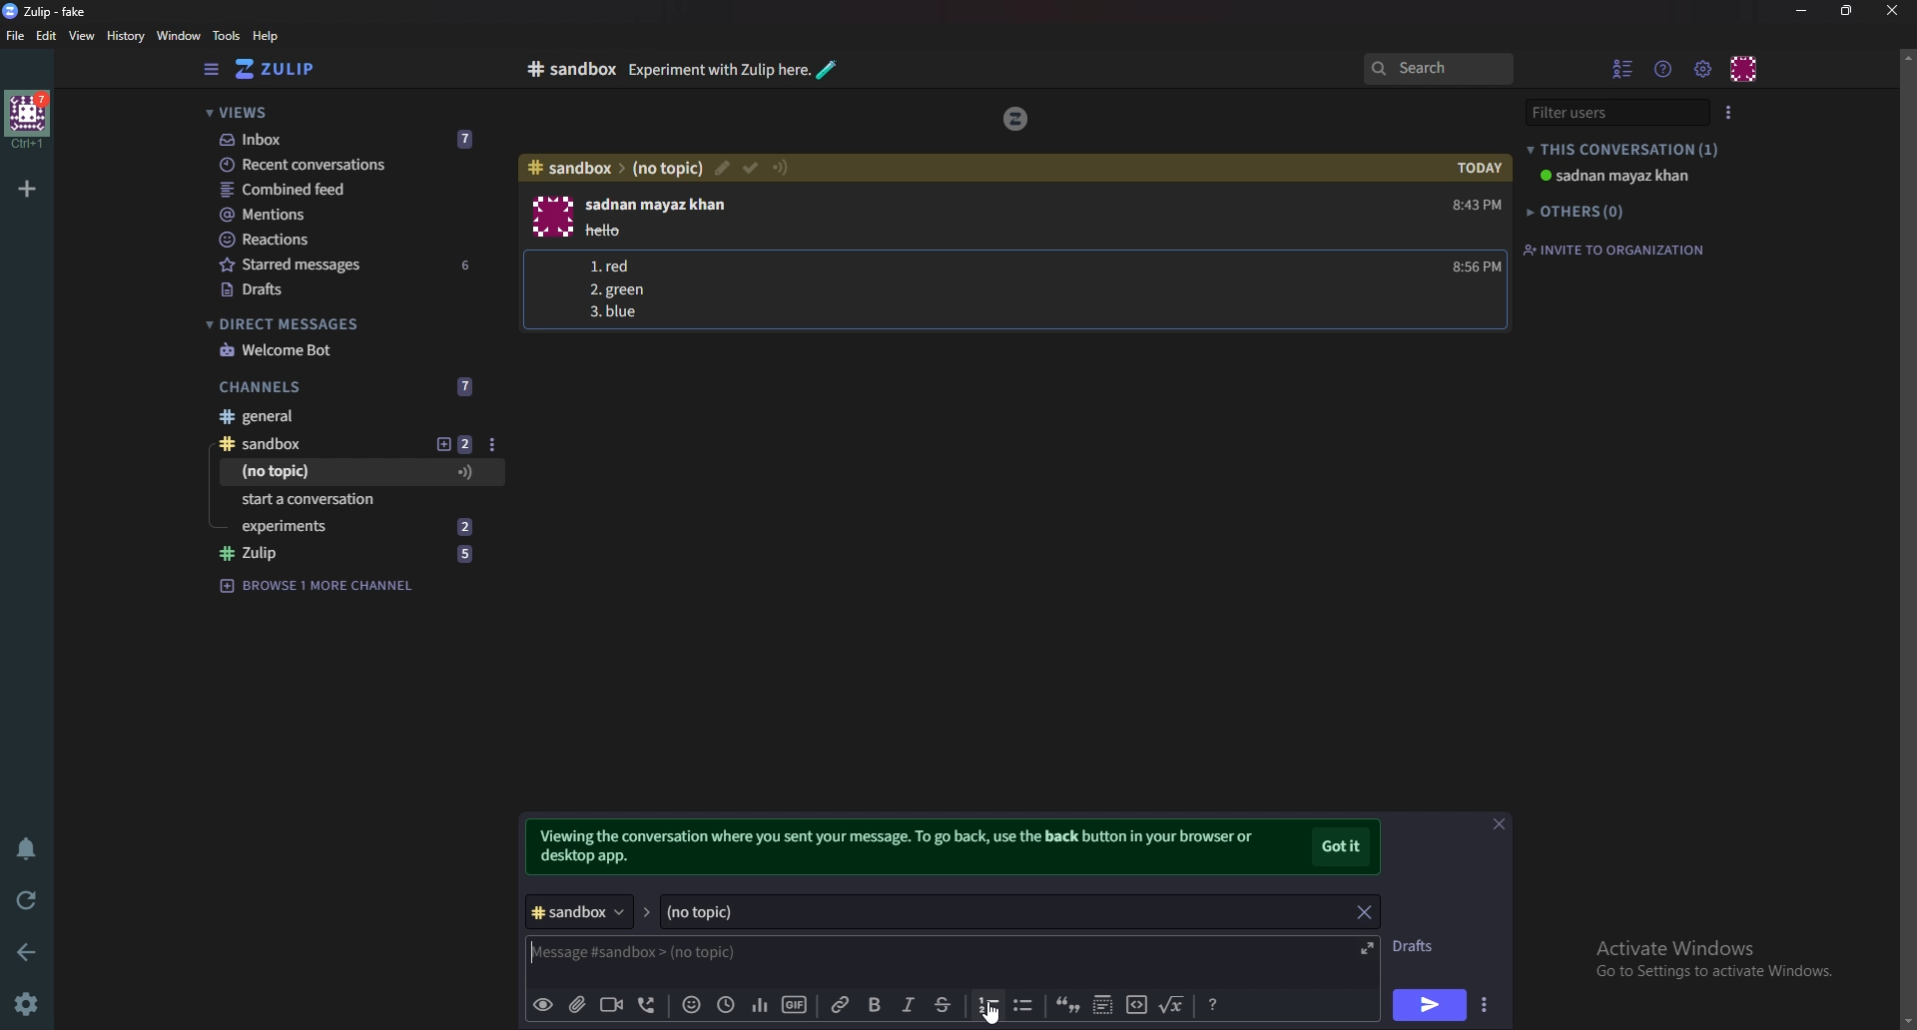 This screenshot has width=1917, height=1030. I want to click on Reload, so click(30, 898).